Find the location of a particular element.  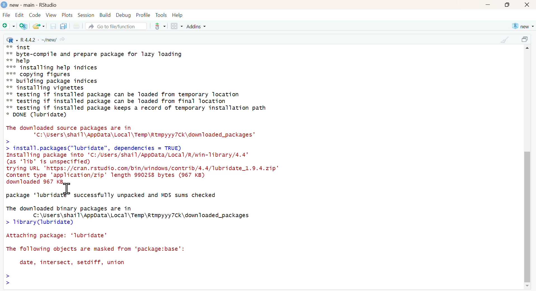

View is located at coordinates (51, 15).